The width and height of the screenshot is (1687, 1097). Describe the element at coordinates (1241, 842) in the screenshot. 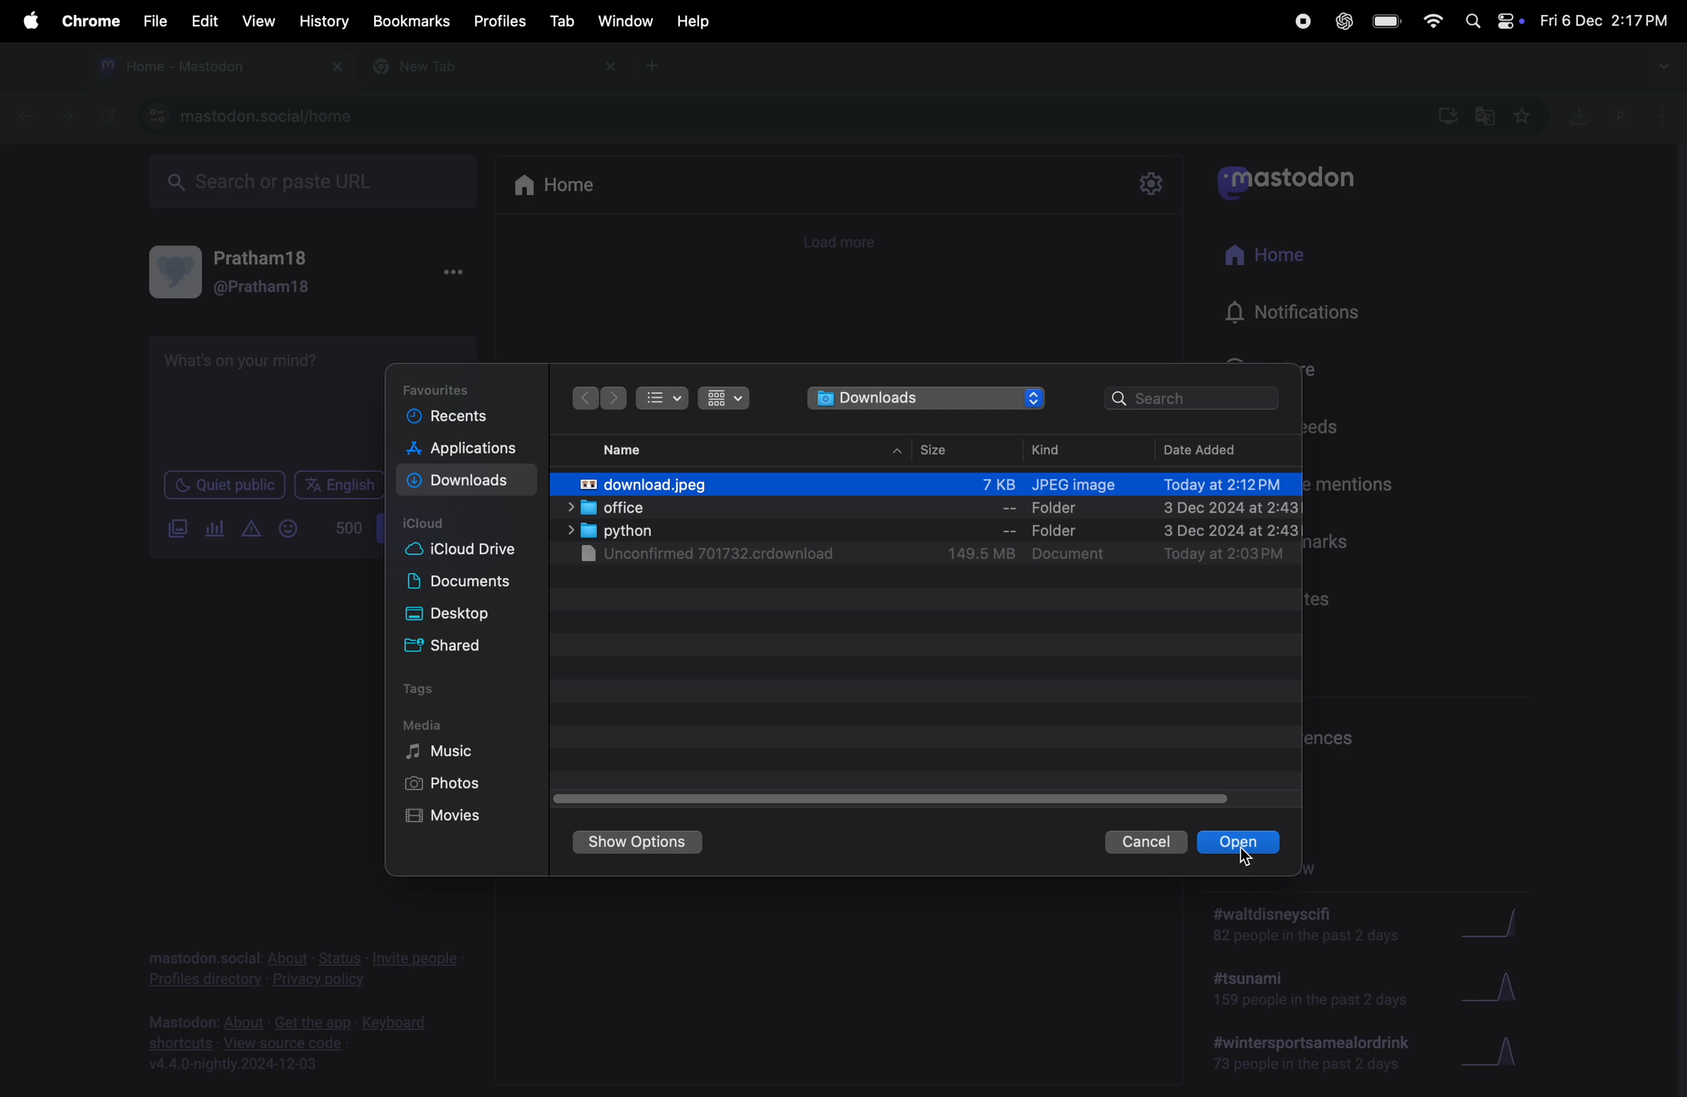

I see `opens` at that location.